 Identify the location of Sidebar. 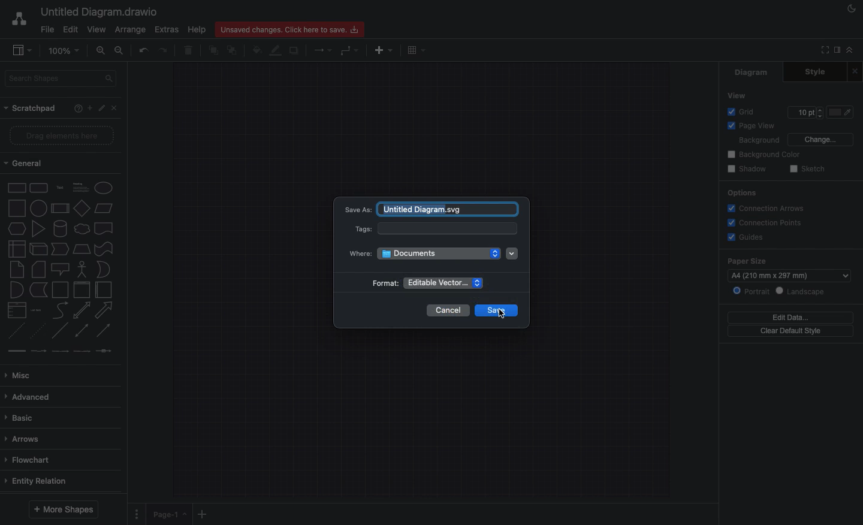
(22, 50).